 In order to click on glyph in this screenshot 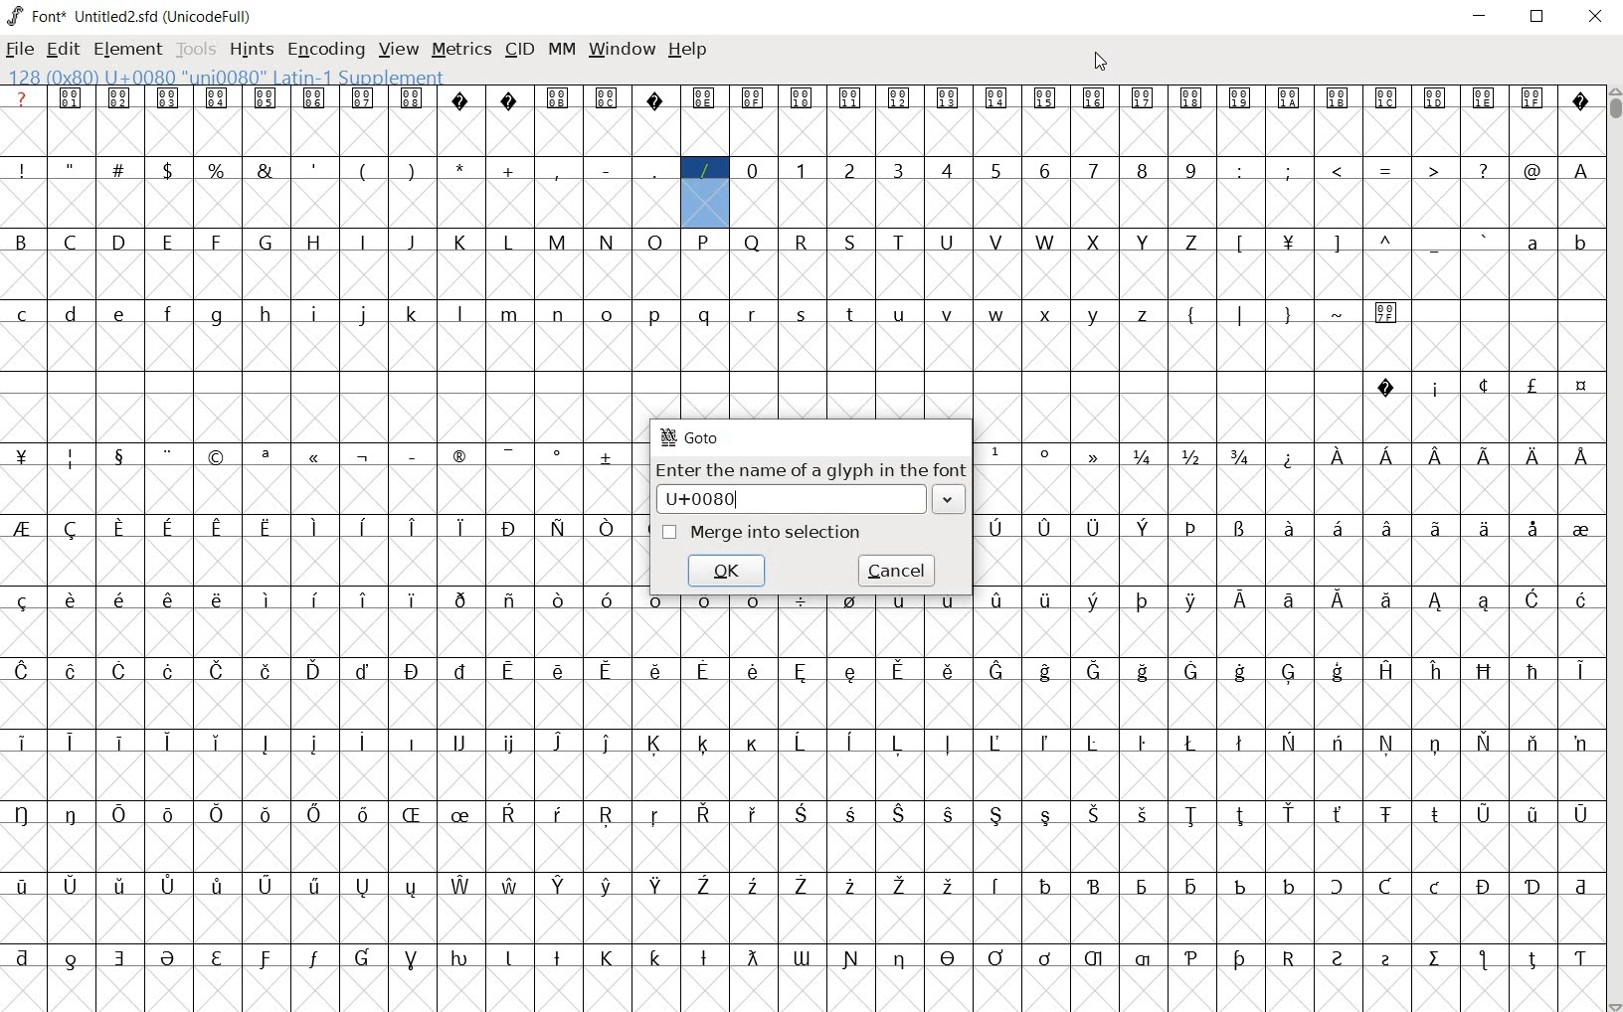, I will do `click(1580, 888)`.